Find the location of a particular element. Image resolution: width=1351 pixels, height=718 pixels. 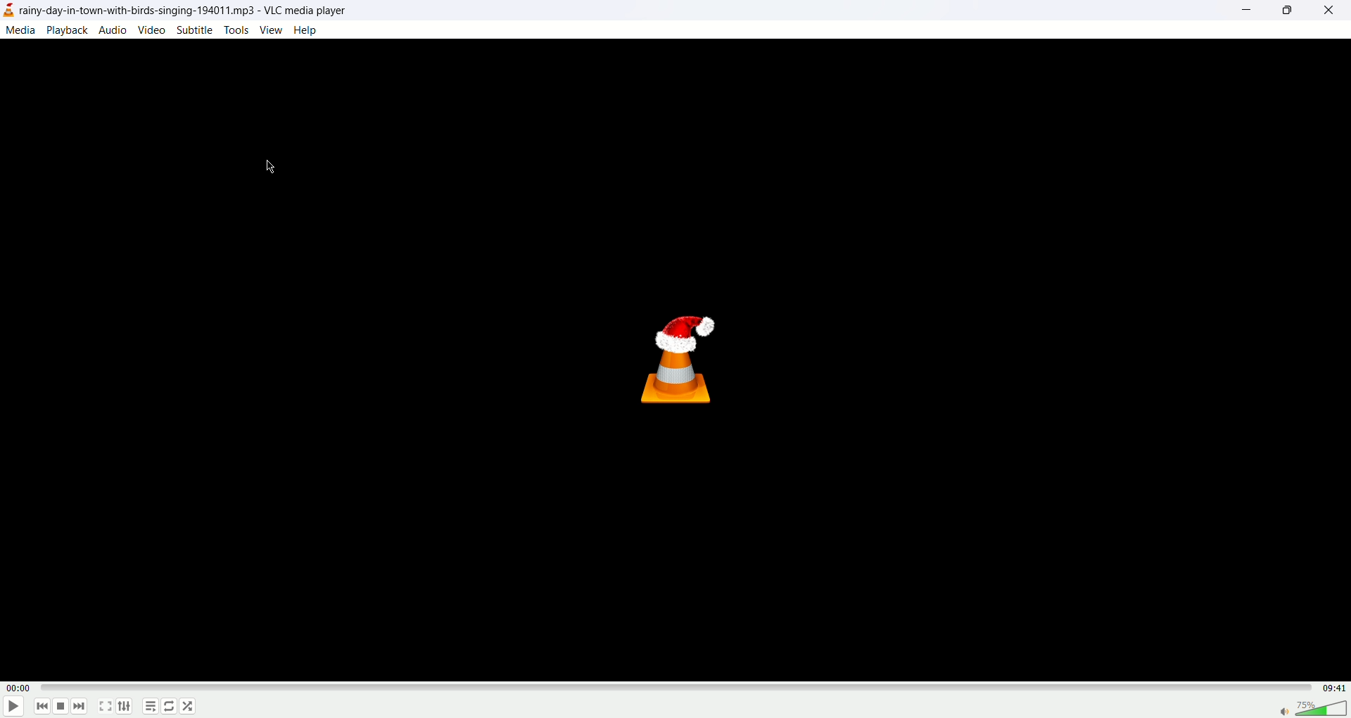

close is located at coordinates (1333, 13).